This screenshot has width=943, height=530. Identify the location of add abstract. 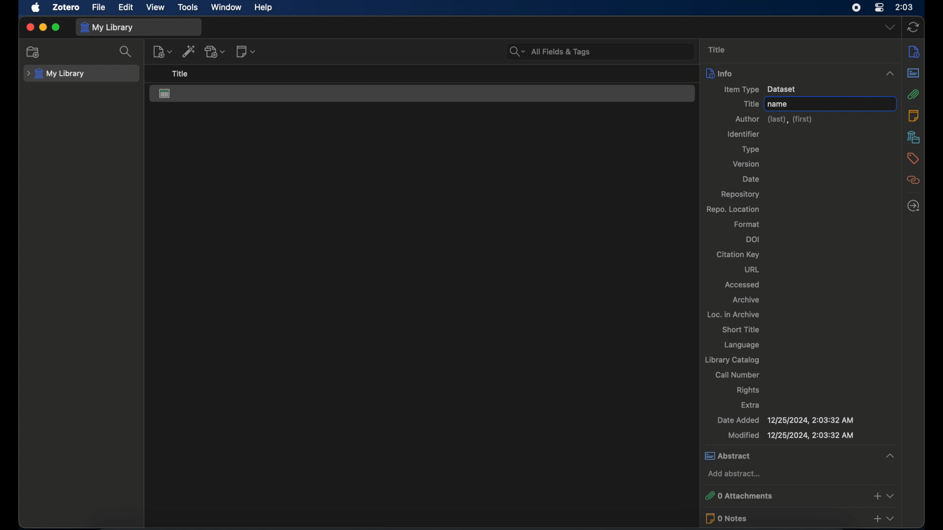
(736, 474).